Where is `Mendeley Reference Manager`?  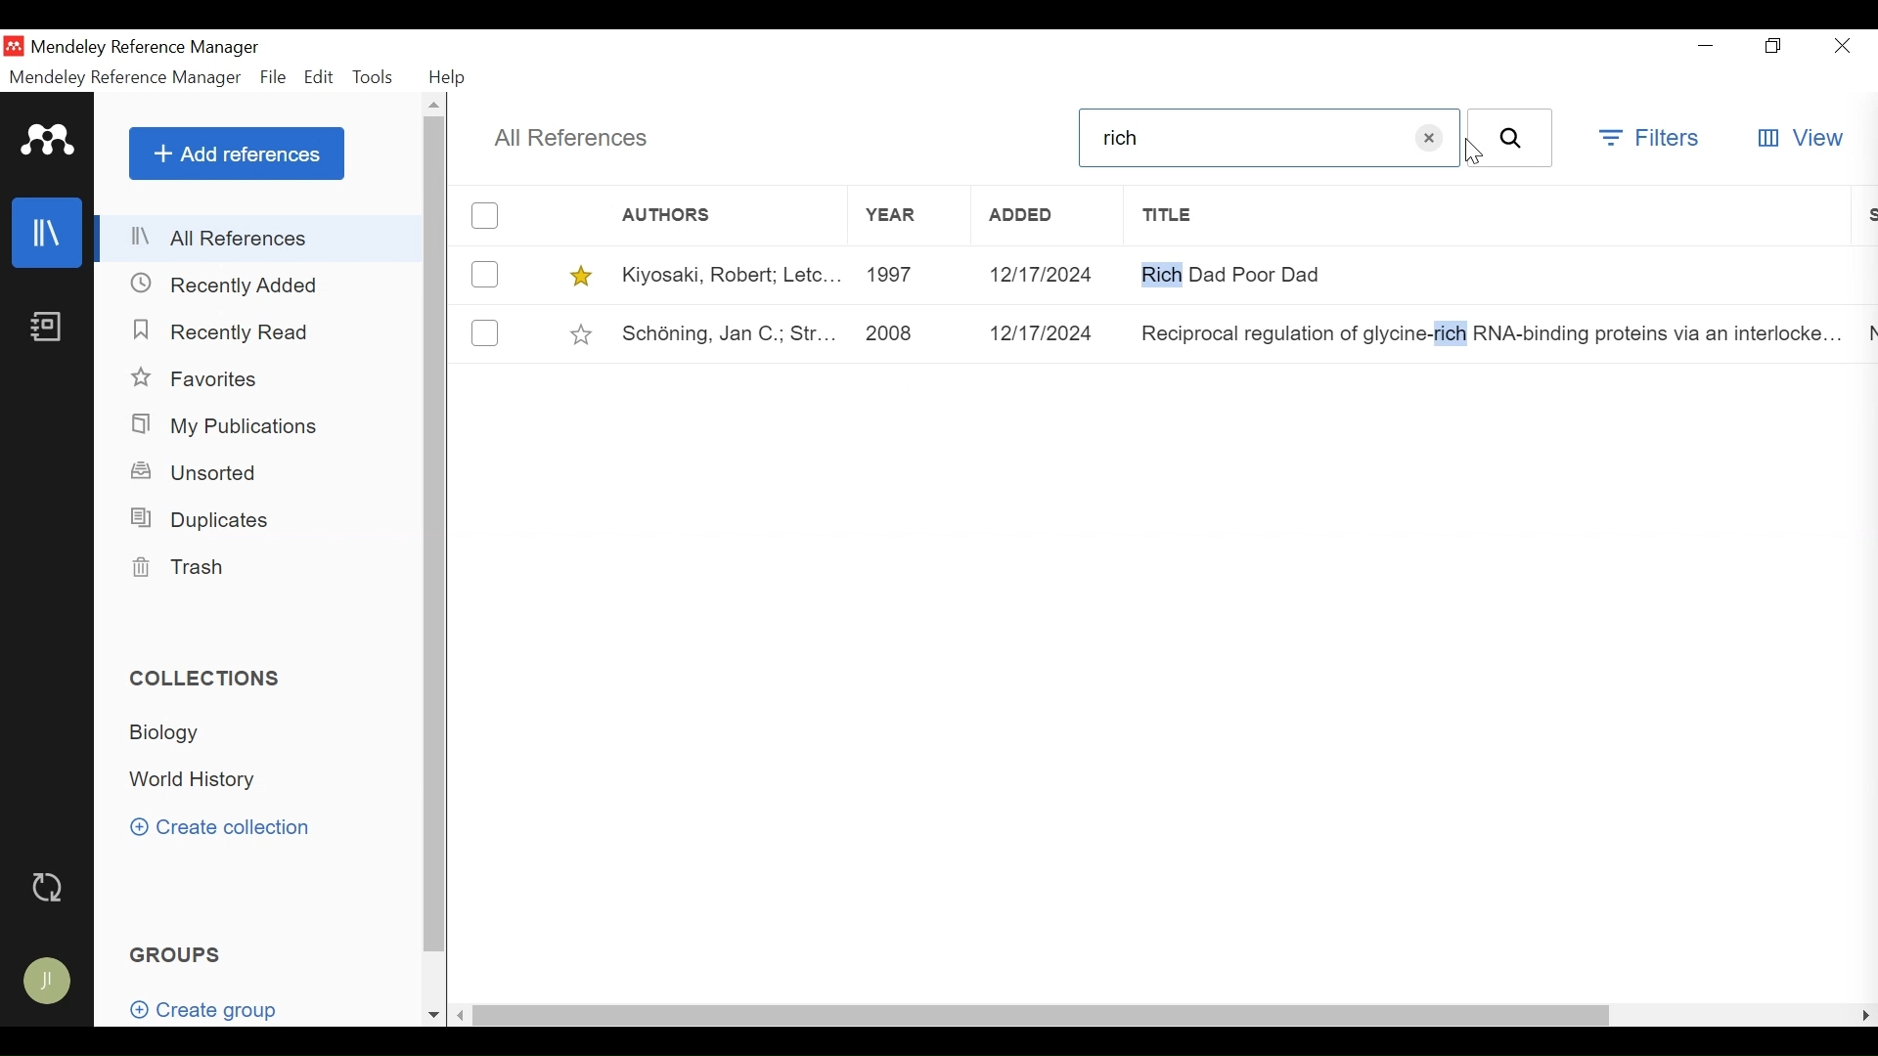 Mendeley Reference Manager is located at coordinates (125, 77).